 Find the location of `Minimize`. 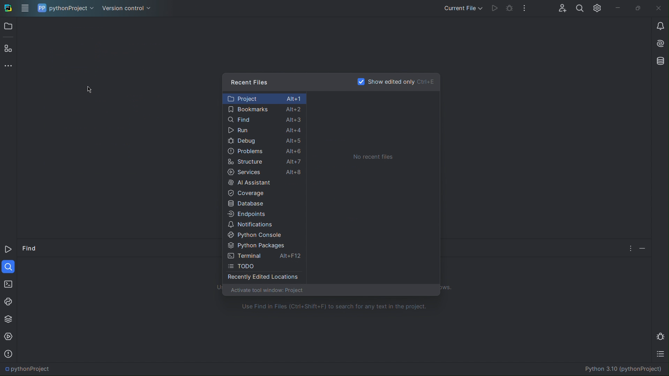

Minimize is located at coordinates (643, 247).